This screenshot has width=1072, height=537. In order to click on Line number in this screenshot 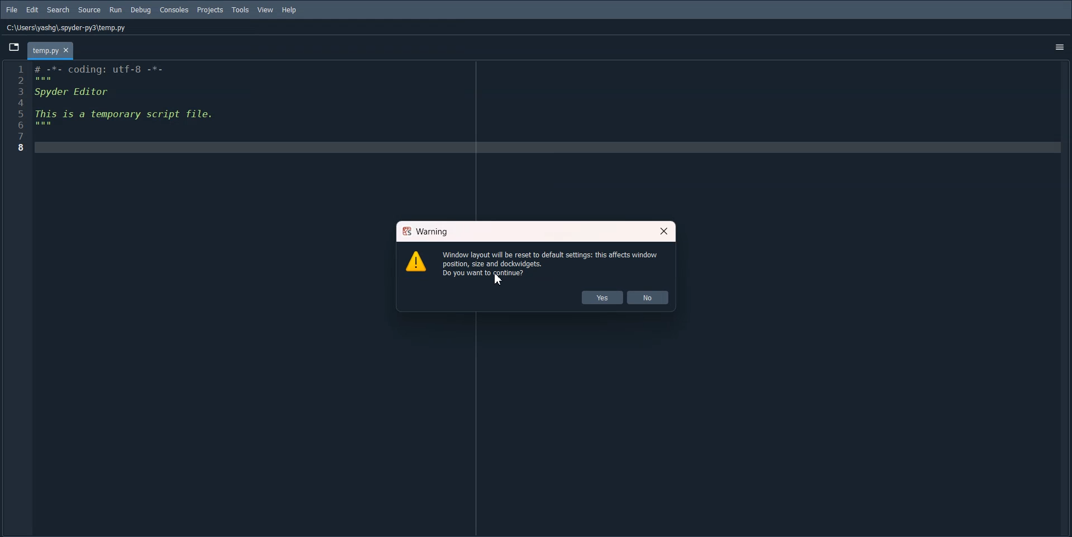, I will do `click(16, 108)`.